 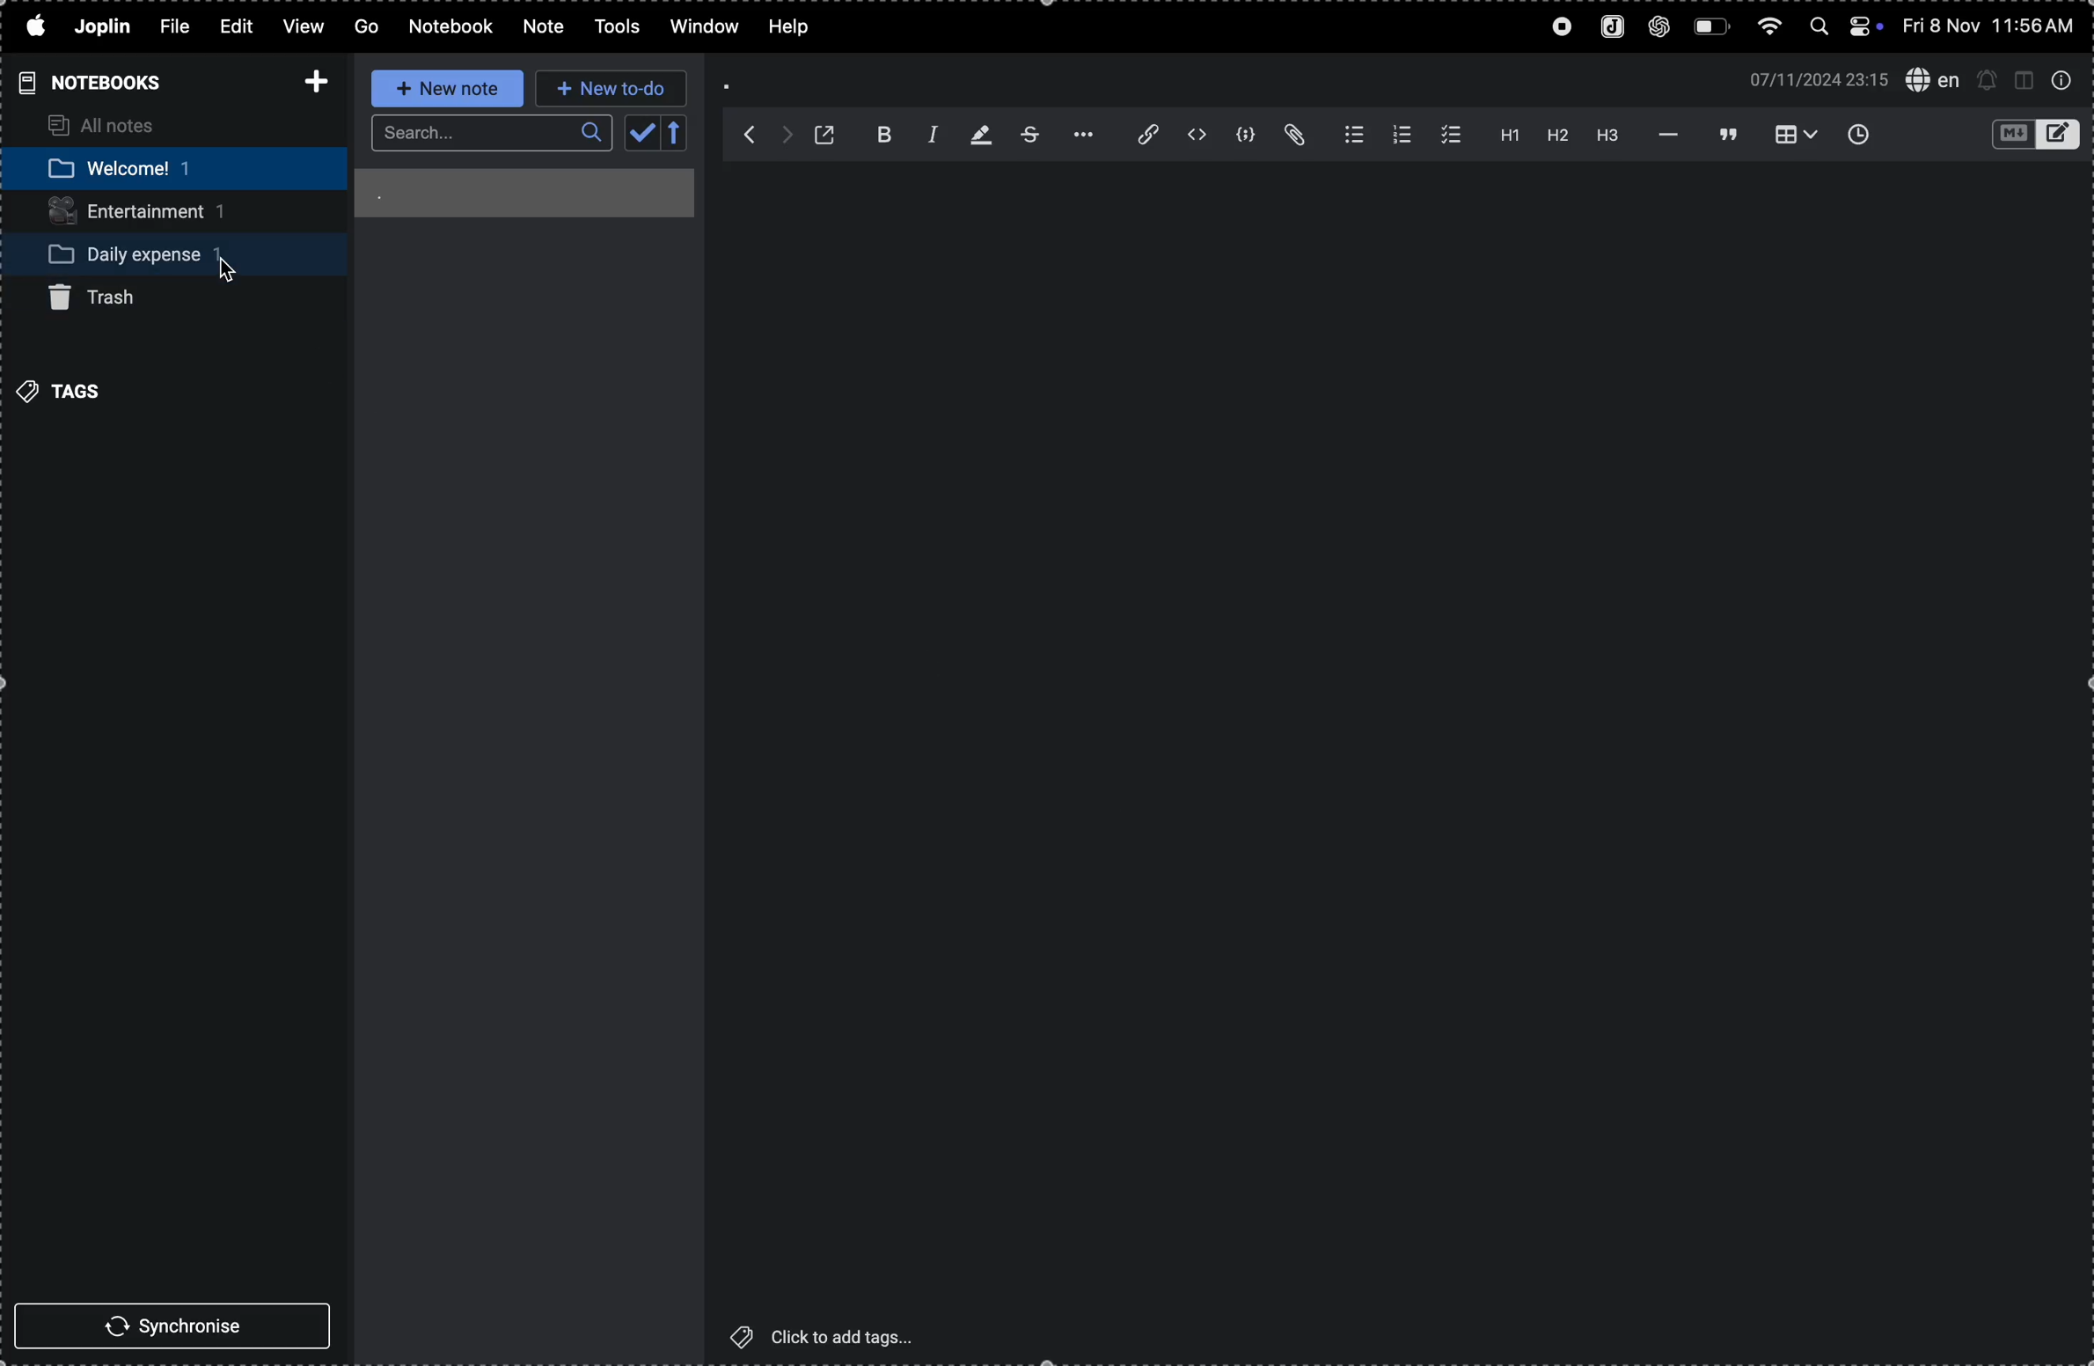 I want to click on search bar, so click(x=487, y=134).